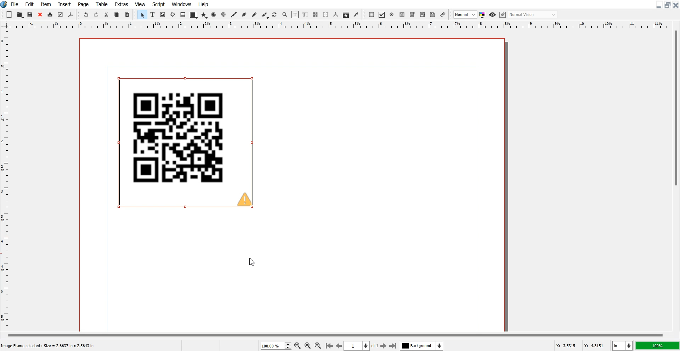 The width and height of the screenshot is (680, 351). Describe the element at coordinates (163, 15) in the screenshot. I see `Image Frame` at that location.